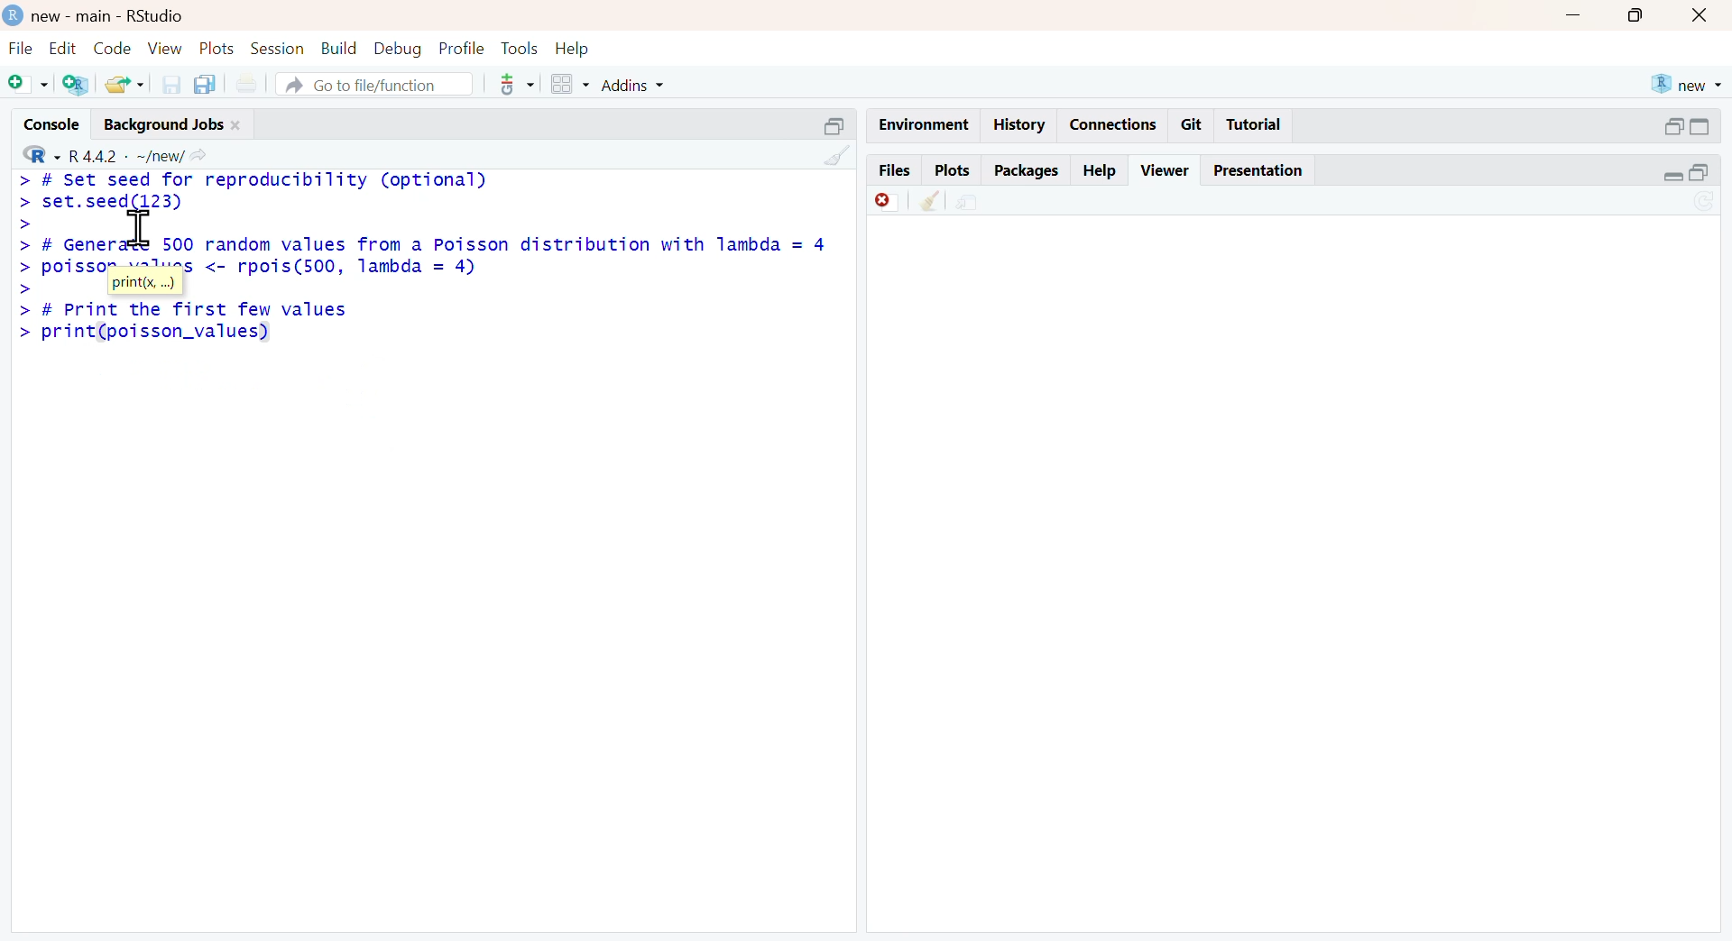 The height and width of the screenshot is (941, 1732). What do you see at coordinates (25, 279) in the screenshot?
I see `>>` at bounding box center [25, 279].